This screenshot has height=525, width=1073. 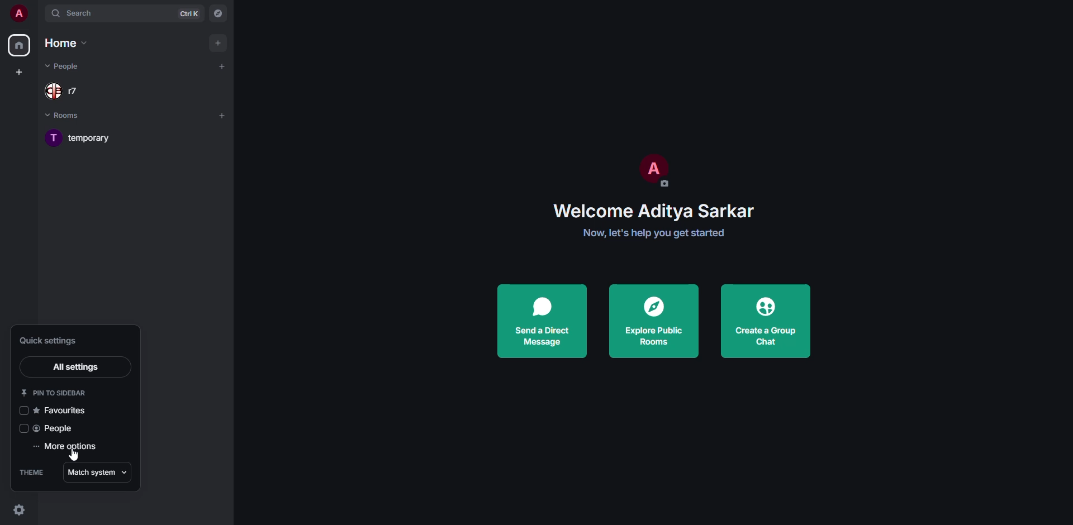 What do you see at coordinates (24, 411) in the screenshot?
I see `click to enable` at bounding box center [24, 411].